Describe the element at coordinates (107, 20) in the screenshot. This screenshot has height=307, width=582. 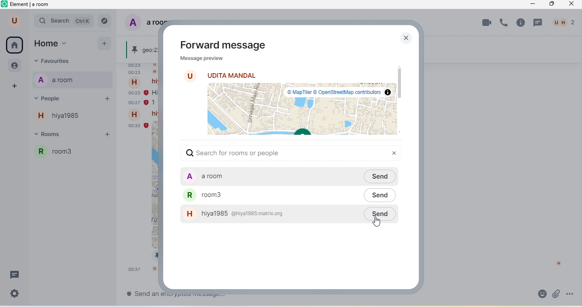
I see `navigator` at that location.